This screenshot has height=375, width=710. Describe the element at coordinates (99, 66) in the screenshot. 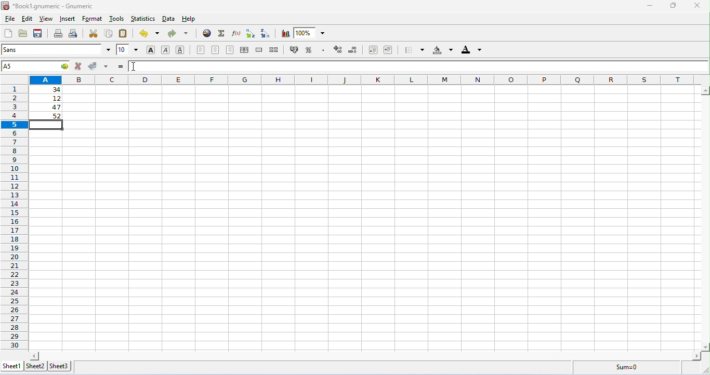

I see `accept` at that location.